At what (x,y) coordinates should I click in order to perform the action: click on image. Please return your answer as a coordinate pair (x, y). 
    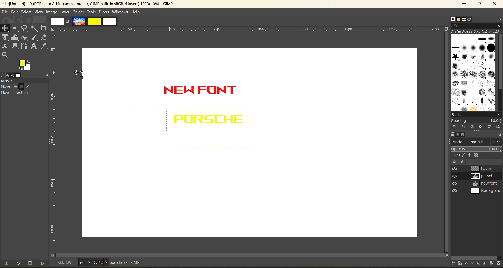
    Looking at the image, I should click on (52, 12).